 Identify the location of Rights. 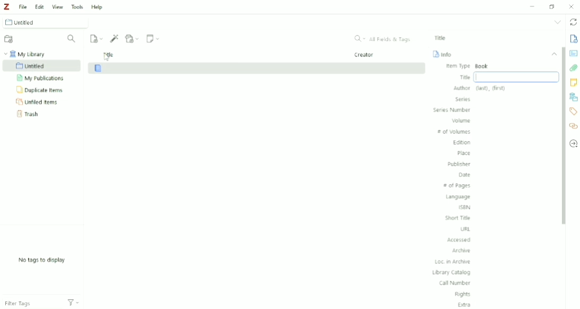
(464, 294).